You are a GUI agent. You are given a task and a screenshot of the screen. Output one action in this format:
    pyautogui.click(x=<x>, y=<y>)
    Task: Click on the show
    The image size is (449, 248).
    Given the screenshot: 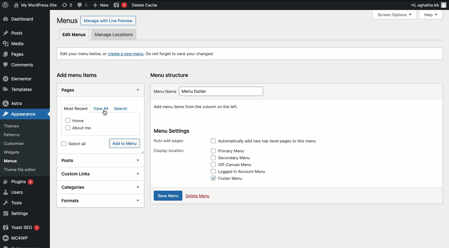 What is the action you would take?
    pyautogui.click(x=137, y=187)
    